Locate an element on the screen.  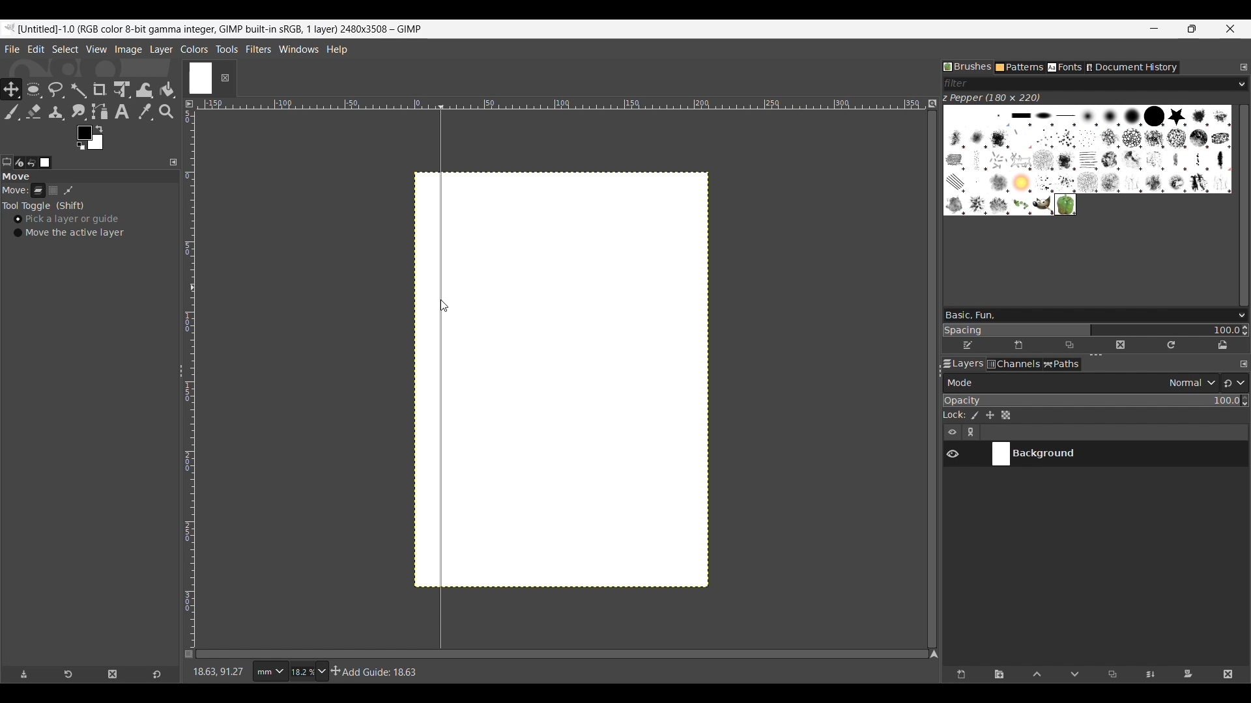
Paths tool is located at coordinates (100, 112).